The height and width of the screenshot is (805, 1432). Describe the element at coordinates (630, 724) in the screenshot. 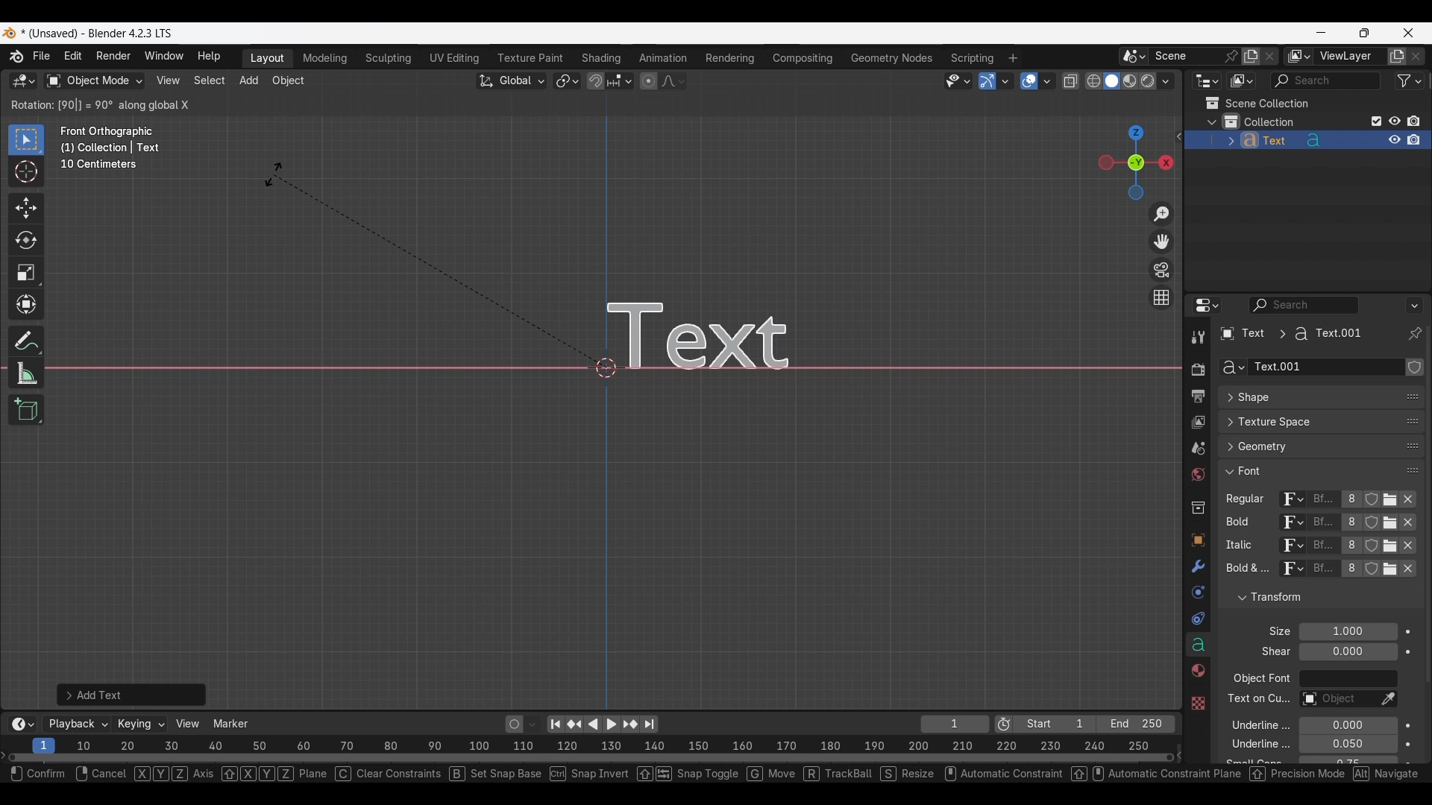

I see `Jump to key frame` at that location.